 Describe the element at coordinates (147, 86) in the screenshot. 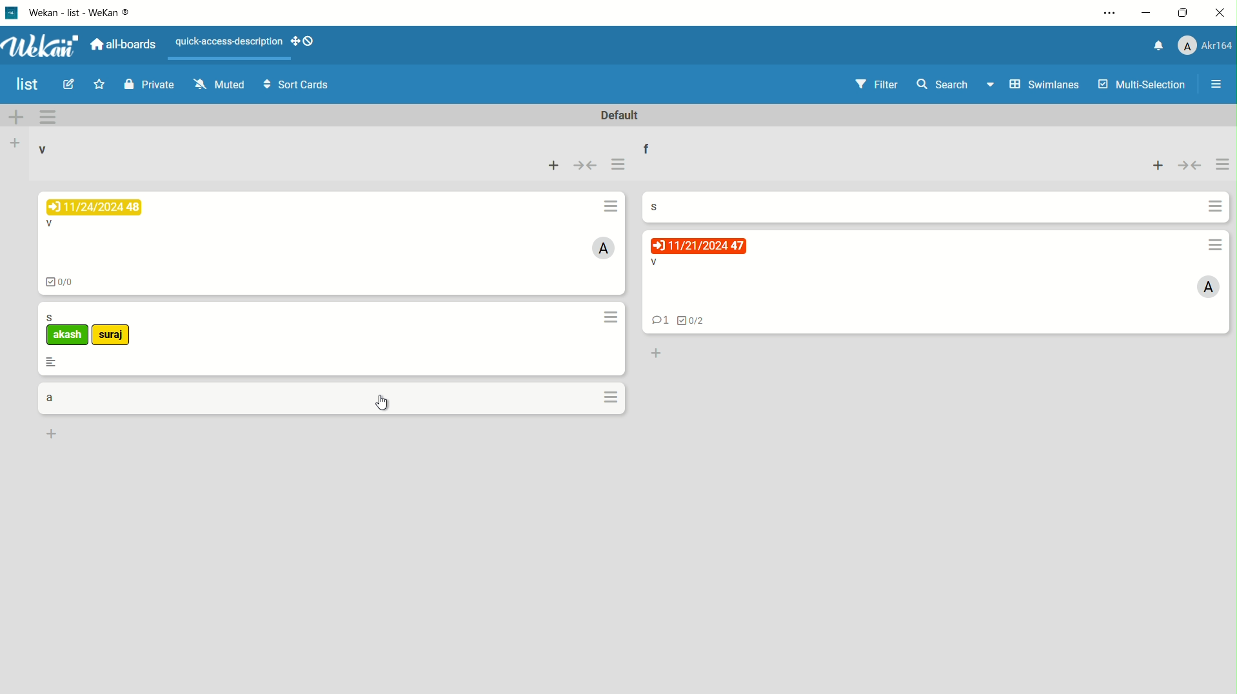

I see `private` at that location.